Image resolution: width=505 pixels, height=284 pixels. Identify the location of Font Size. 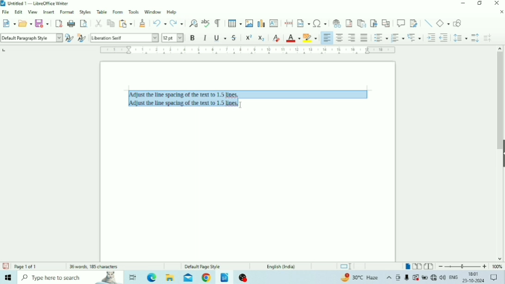
(172, 37).